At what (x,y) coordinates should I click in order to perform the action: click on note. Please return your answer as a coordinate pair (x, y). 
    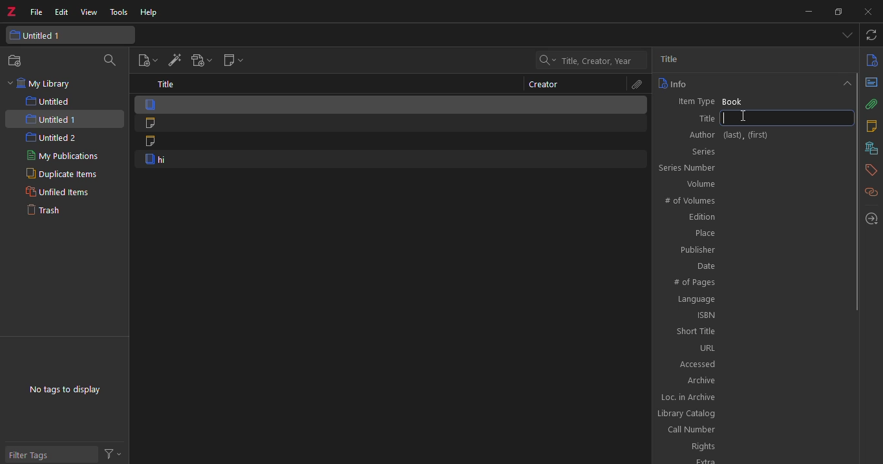
    Looking at the image, I should click on (390, 143).